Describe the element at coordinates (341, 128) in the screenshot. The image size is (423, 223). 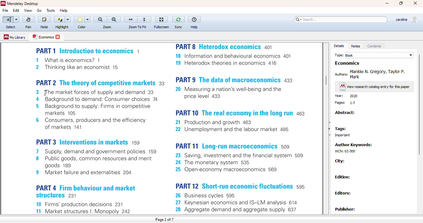
I see `Tags:` at that location.